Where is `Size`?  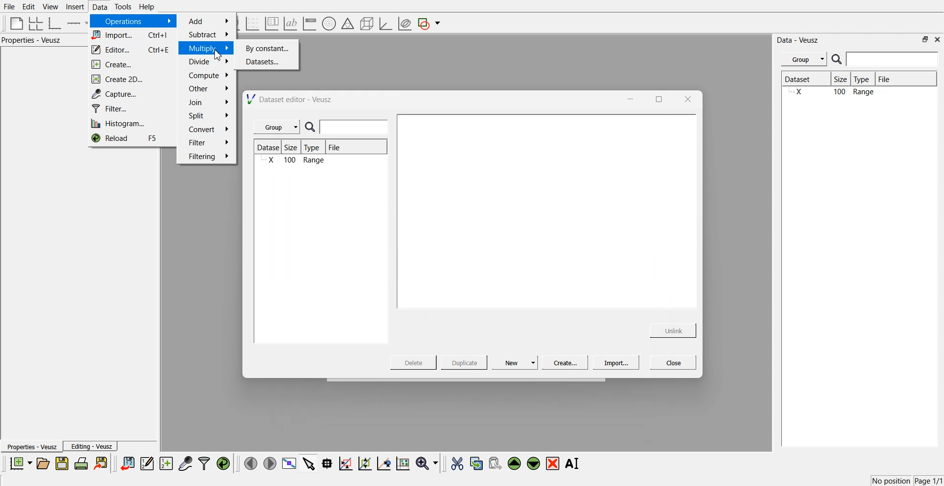 Size is located at coordinates (843, 80).